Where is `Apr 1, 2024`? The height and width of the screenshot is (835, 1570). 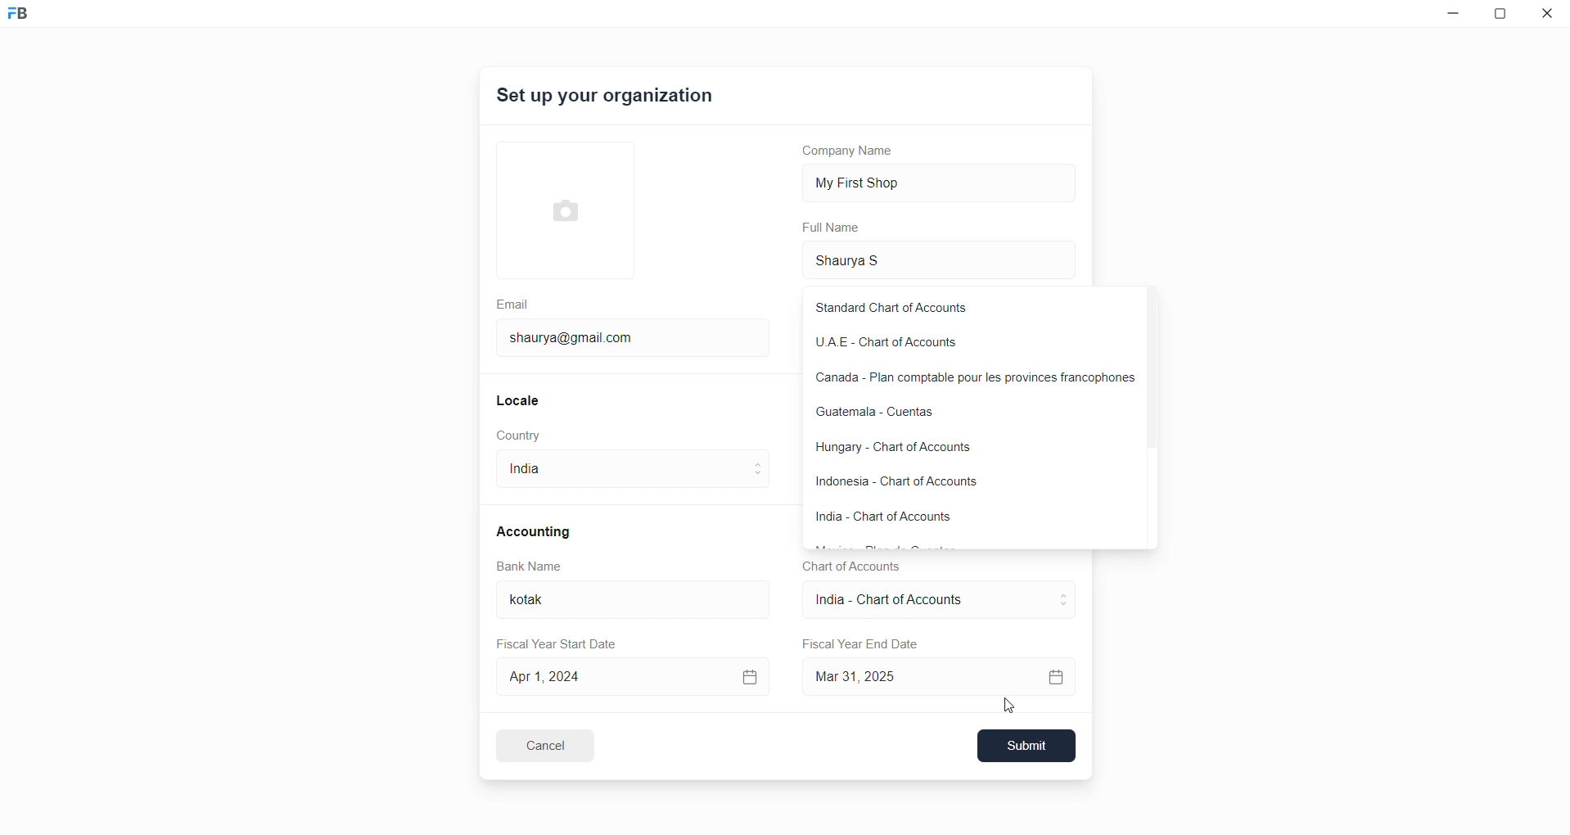
Apr 1, 2024 is located at coordinates (631, 675).